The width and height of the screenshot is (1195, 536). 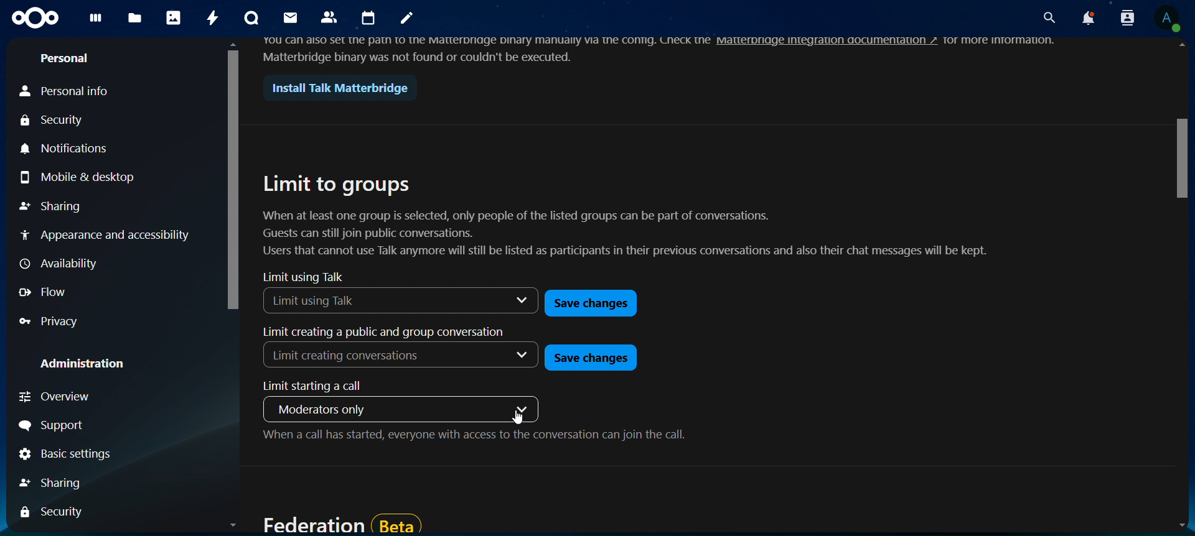 I want to click on personal, so click(x=68, y=59).